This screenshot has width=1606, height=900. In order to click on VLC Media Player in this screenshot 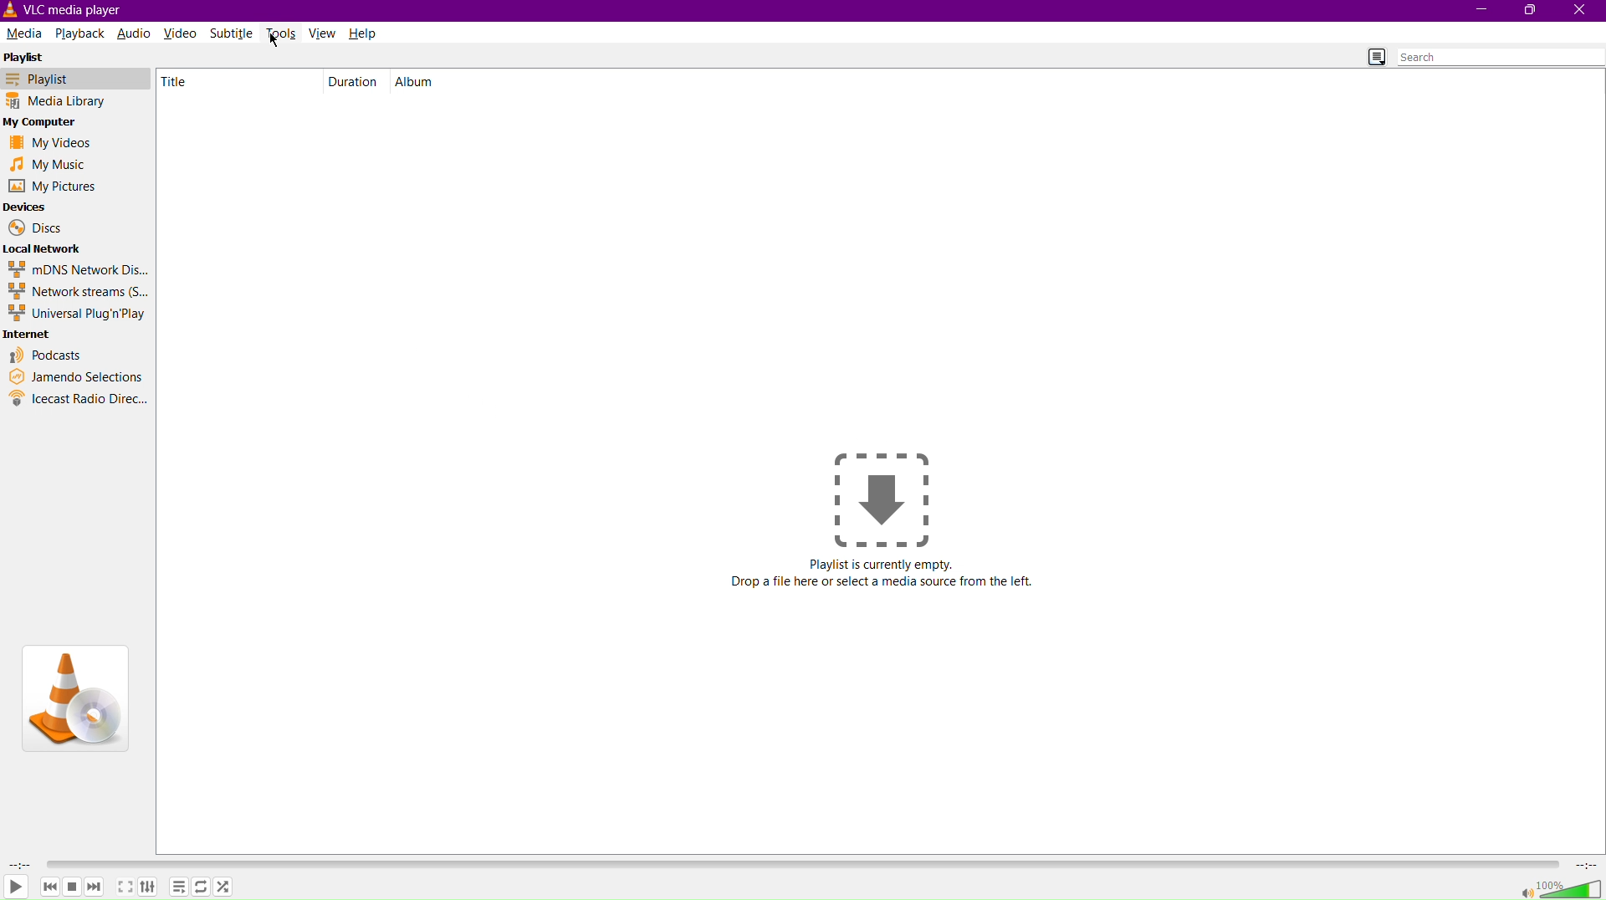, I will do `click(64, 10)`.